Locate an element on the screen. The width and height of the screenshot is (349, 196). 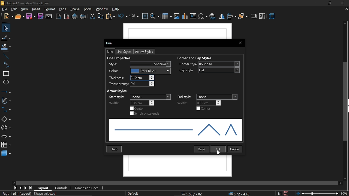
export as pdf is located at coordinates (67, 17).